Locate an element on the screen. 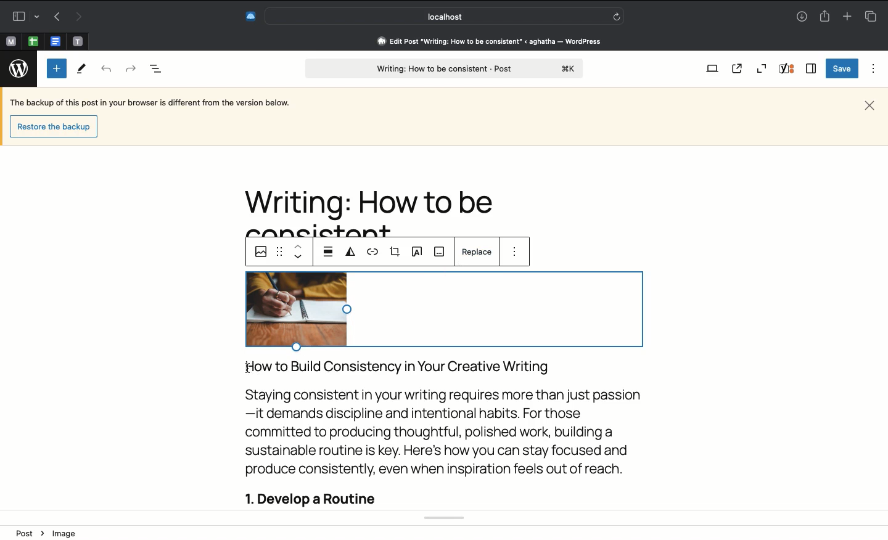  Body is located at coordinates (442, 432).